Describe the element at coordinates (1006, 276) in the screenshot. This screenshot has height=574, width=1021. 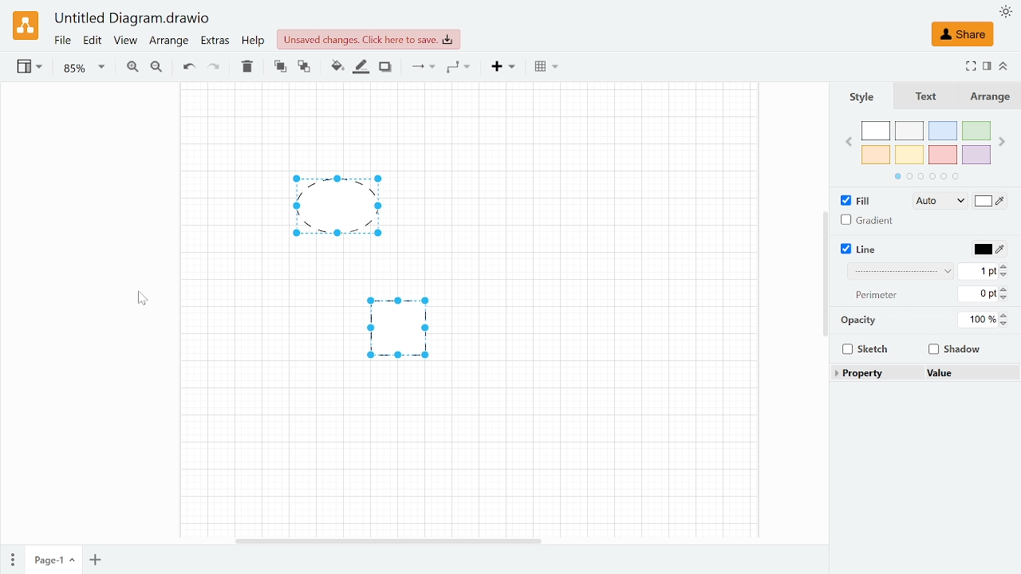
I see `Decrease linewidth` at that location.